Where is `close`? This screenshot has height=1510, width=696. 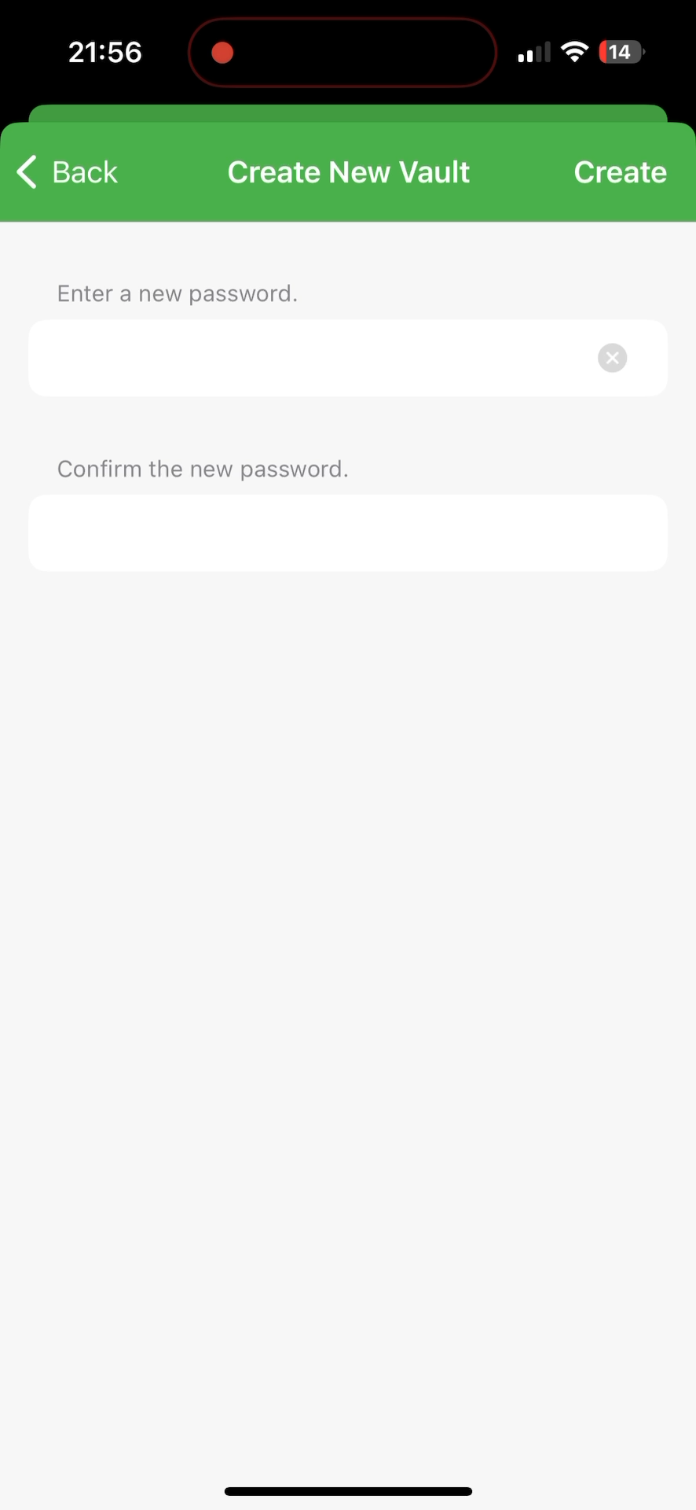 close is located at coordinates (621, 357).